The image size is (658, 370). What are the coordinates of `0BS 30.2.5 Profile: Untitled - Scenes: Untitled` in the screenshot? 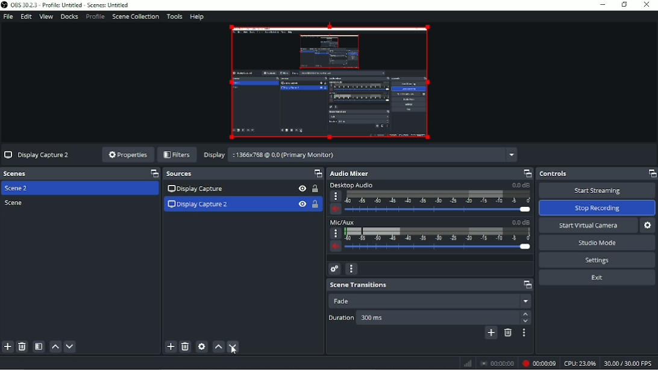 It's located at (70, 5).